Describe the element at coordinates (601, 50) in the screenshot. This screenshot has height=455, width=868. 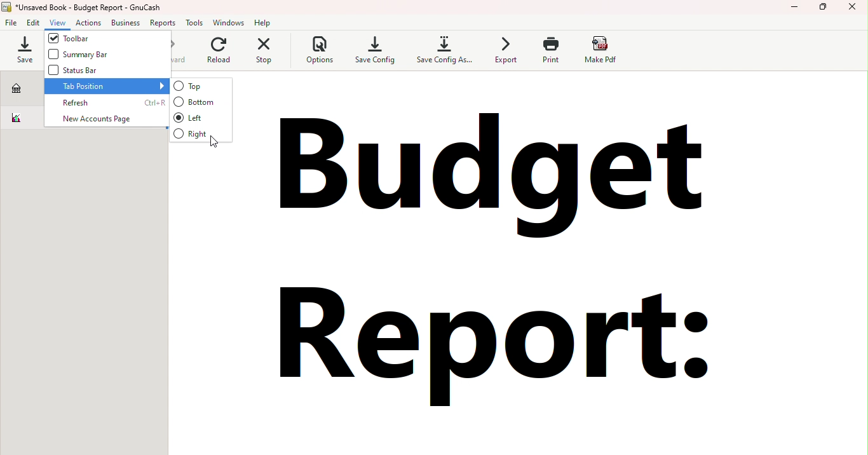
I see `Make pdf` at that location.